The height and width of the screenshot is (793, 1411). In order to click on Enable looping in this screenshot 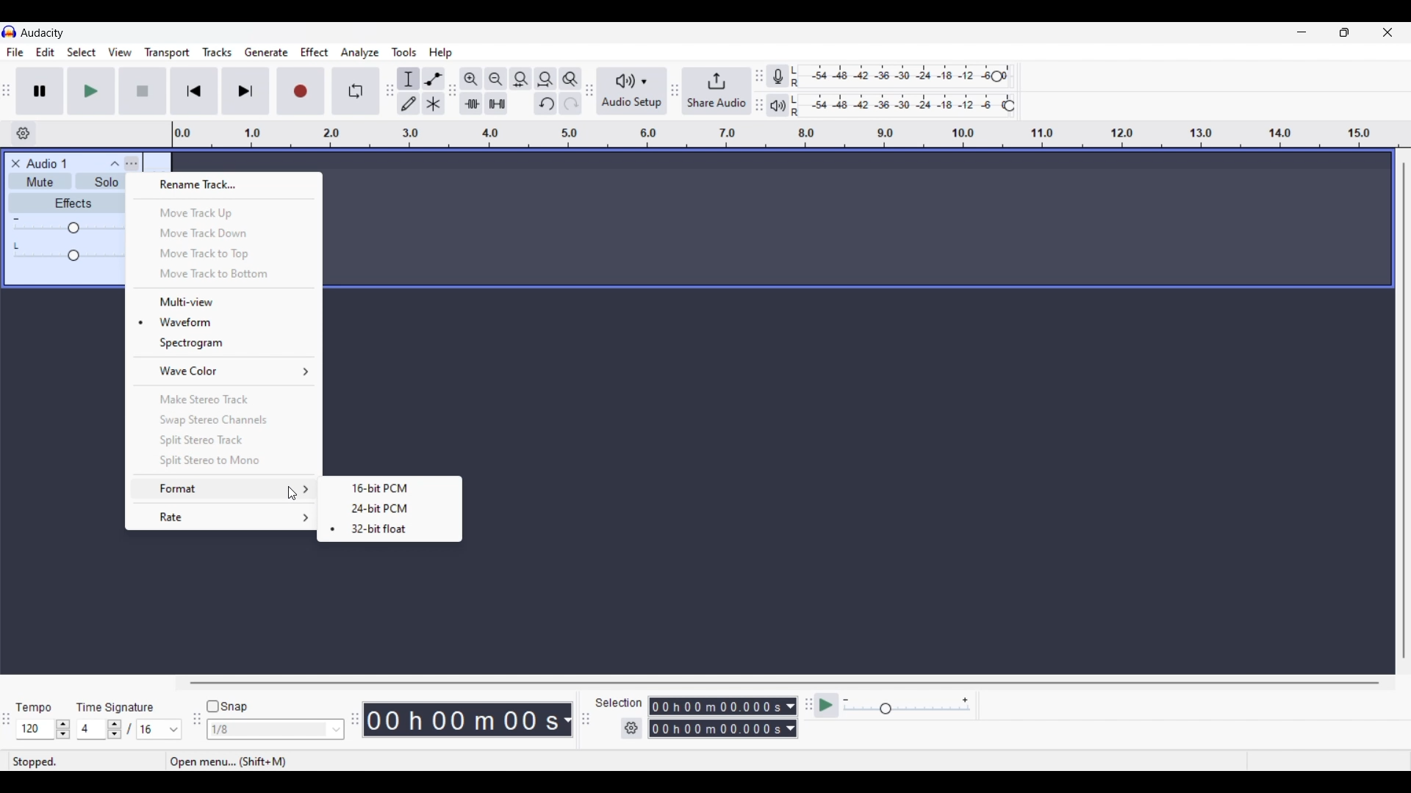, I will do `click(356, 91)`.